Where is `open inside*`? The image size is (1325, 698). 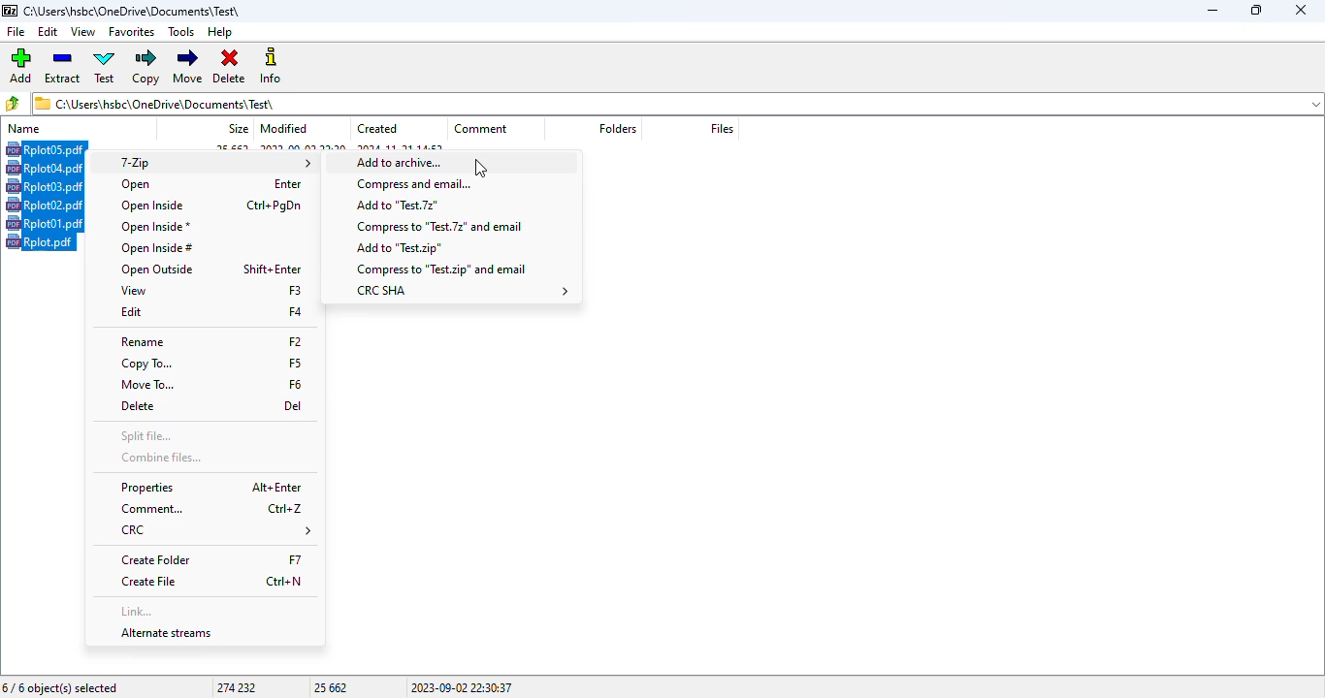
open inside* is located at coordinates (156, 227).